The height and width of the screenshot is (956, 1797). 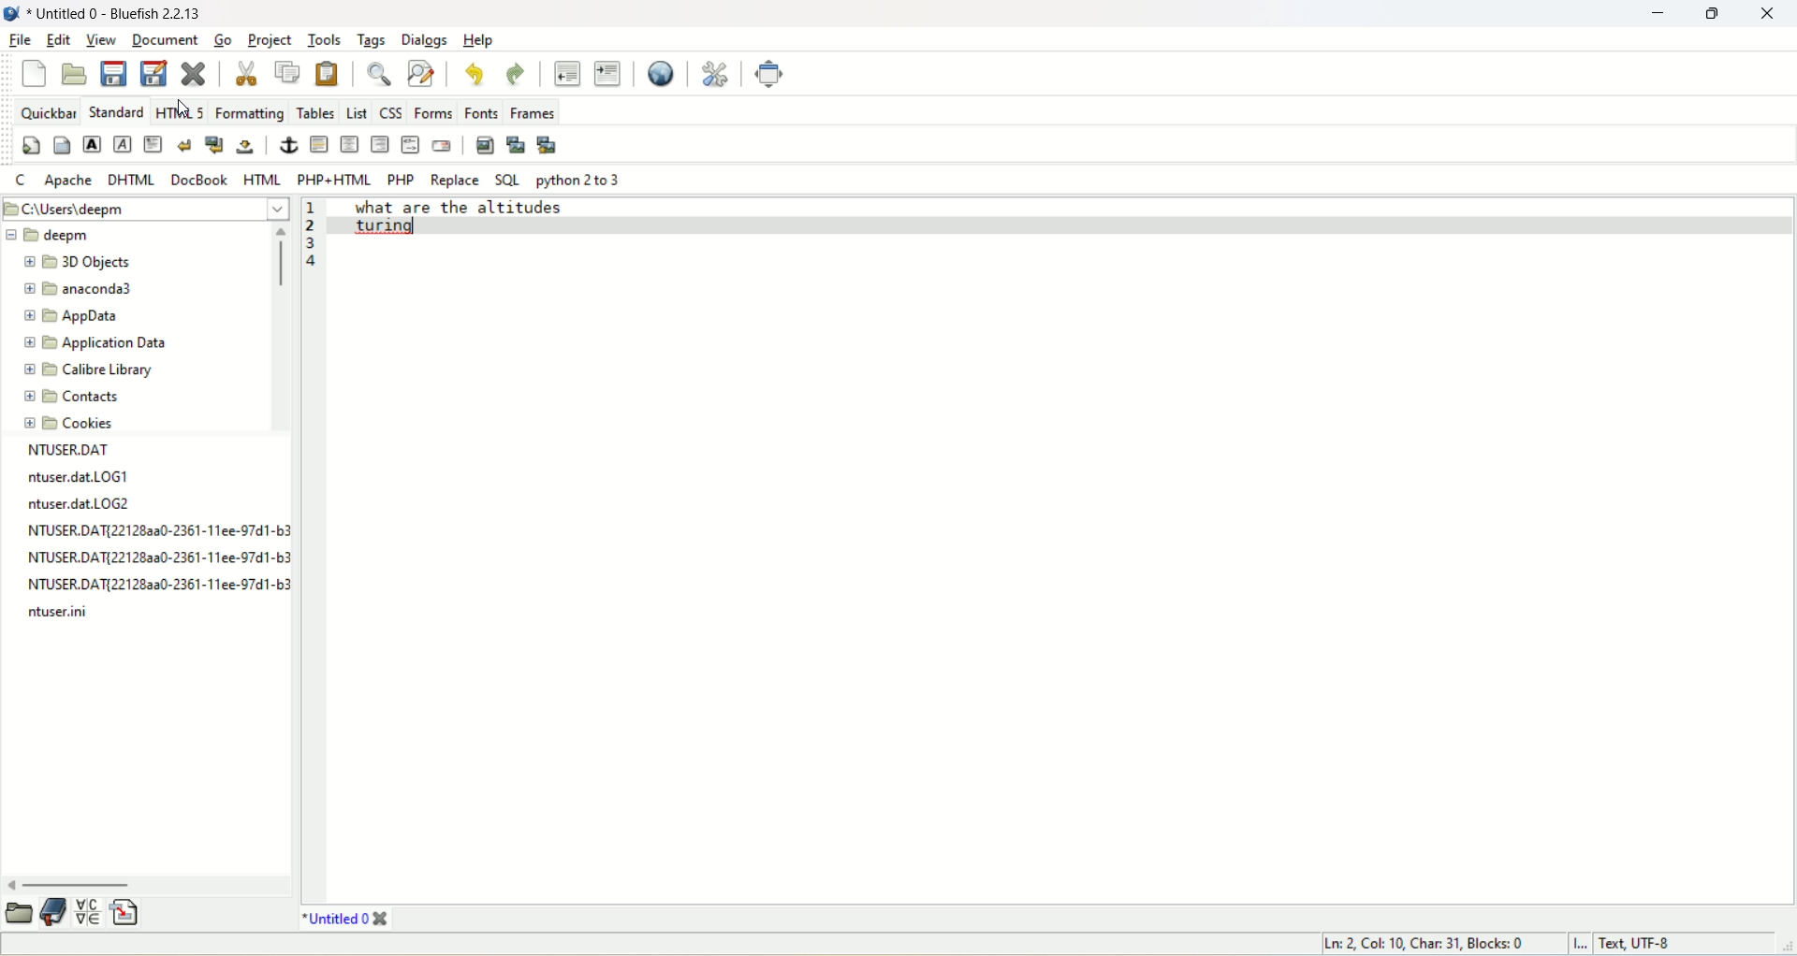 I want to click on save current file, so click(x=115, y=73).